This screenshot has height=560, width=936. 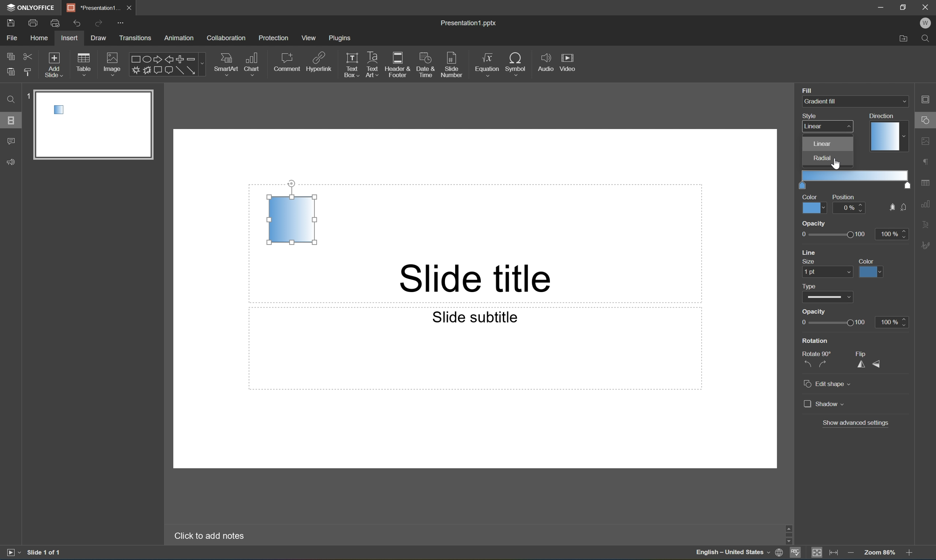 What do you see at coordinates (835, 552) in the screenshot?
I see `Fit to width` at bounding box center [835, 552].